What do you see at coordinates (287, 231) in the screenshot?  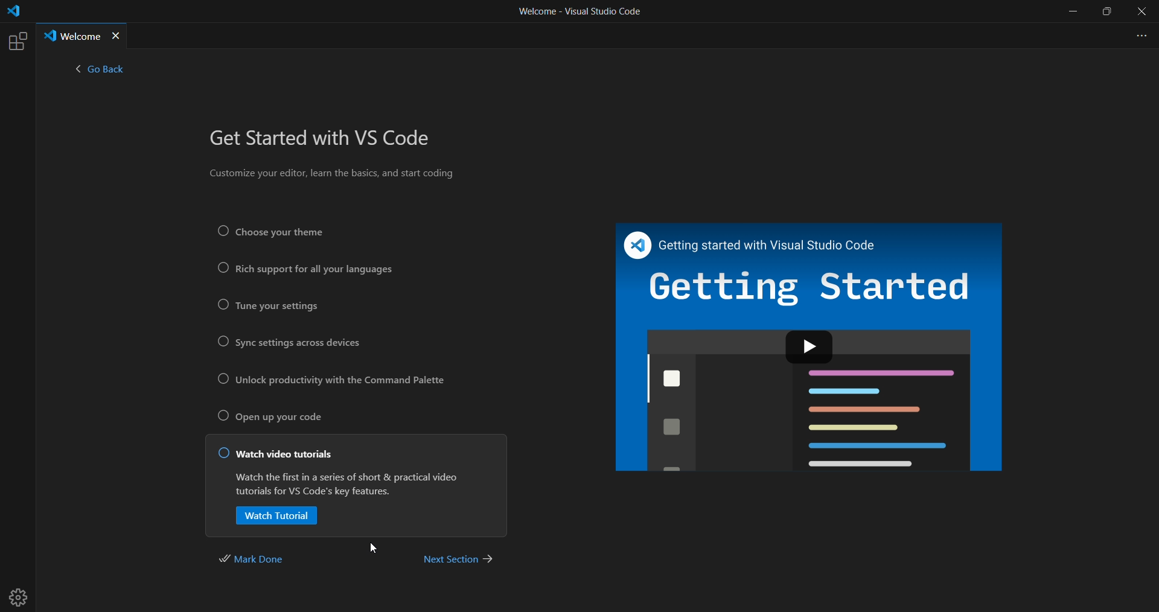 I see `Choose your theme` at bounding box center [287, 231].